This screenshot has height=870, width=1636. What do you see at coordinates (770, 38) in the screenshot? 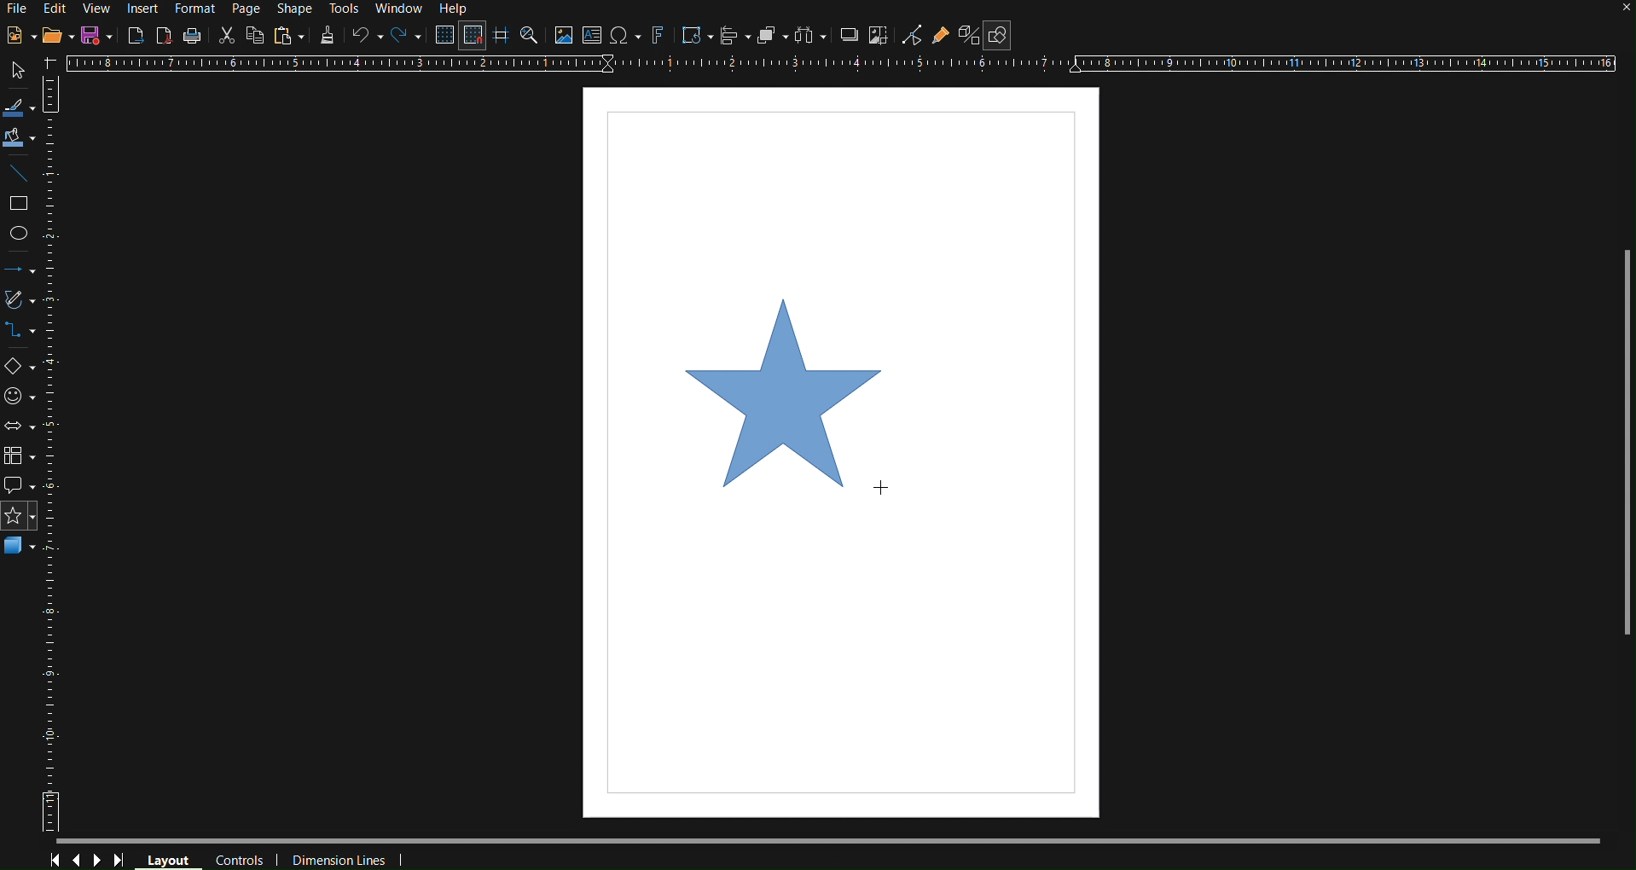
I see `Arrange` at bounding box center [770, 38].